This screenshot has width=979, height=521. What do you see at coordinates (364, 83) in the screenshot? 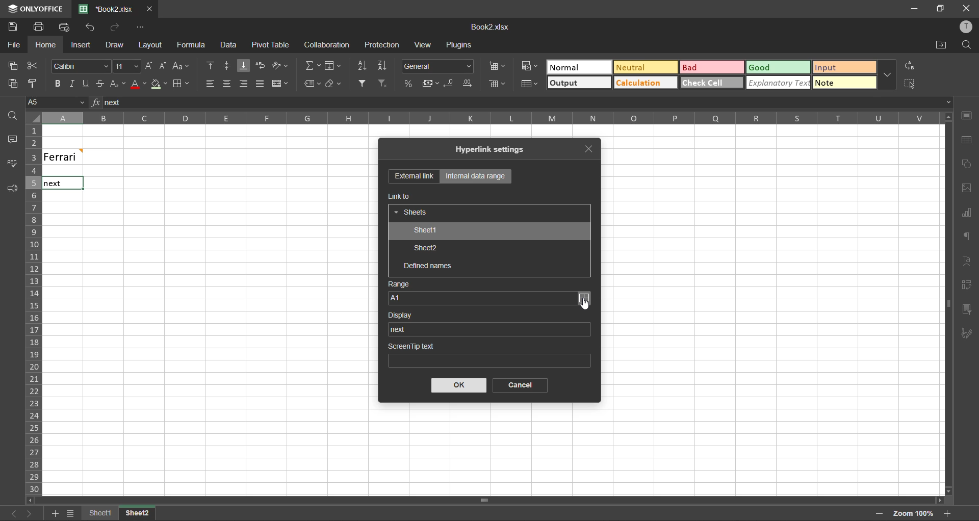
I see `filter` at bounding box center [364, 83].